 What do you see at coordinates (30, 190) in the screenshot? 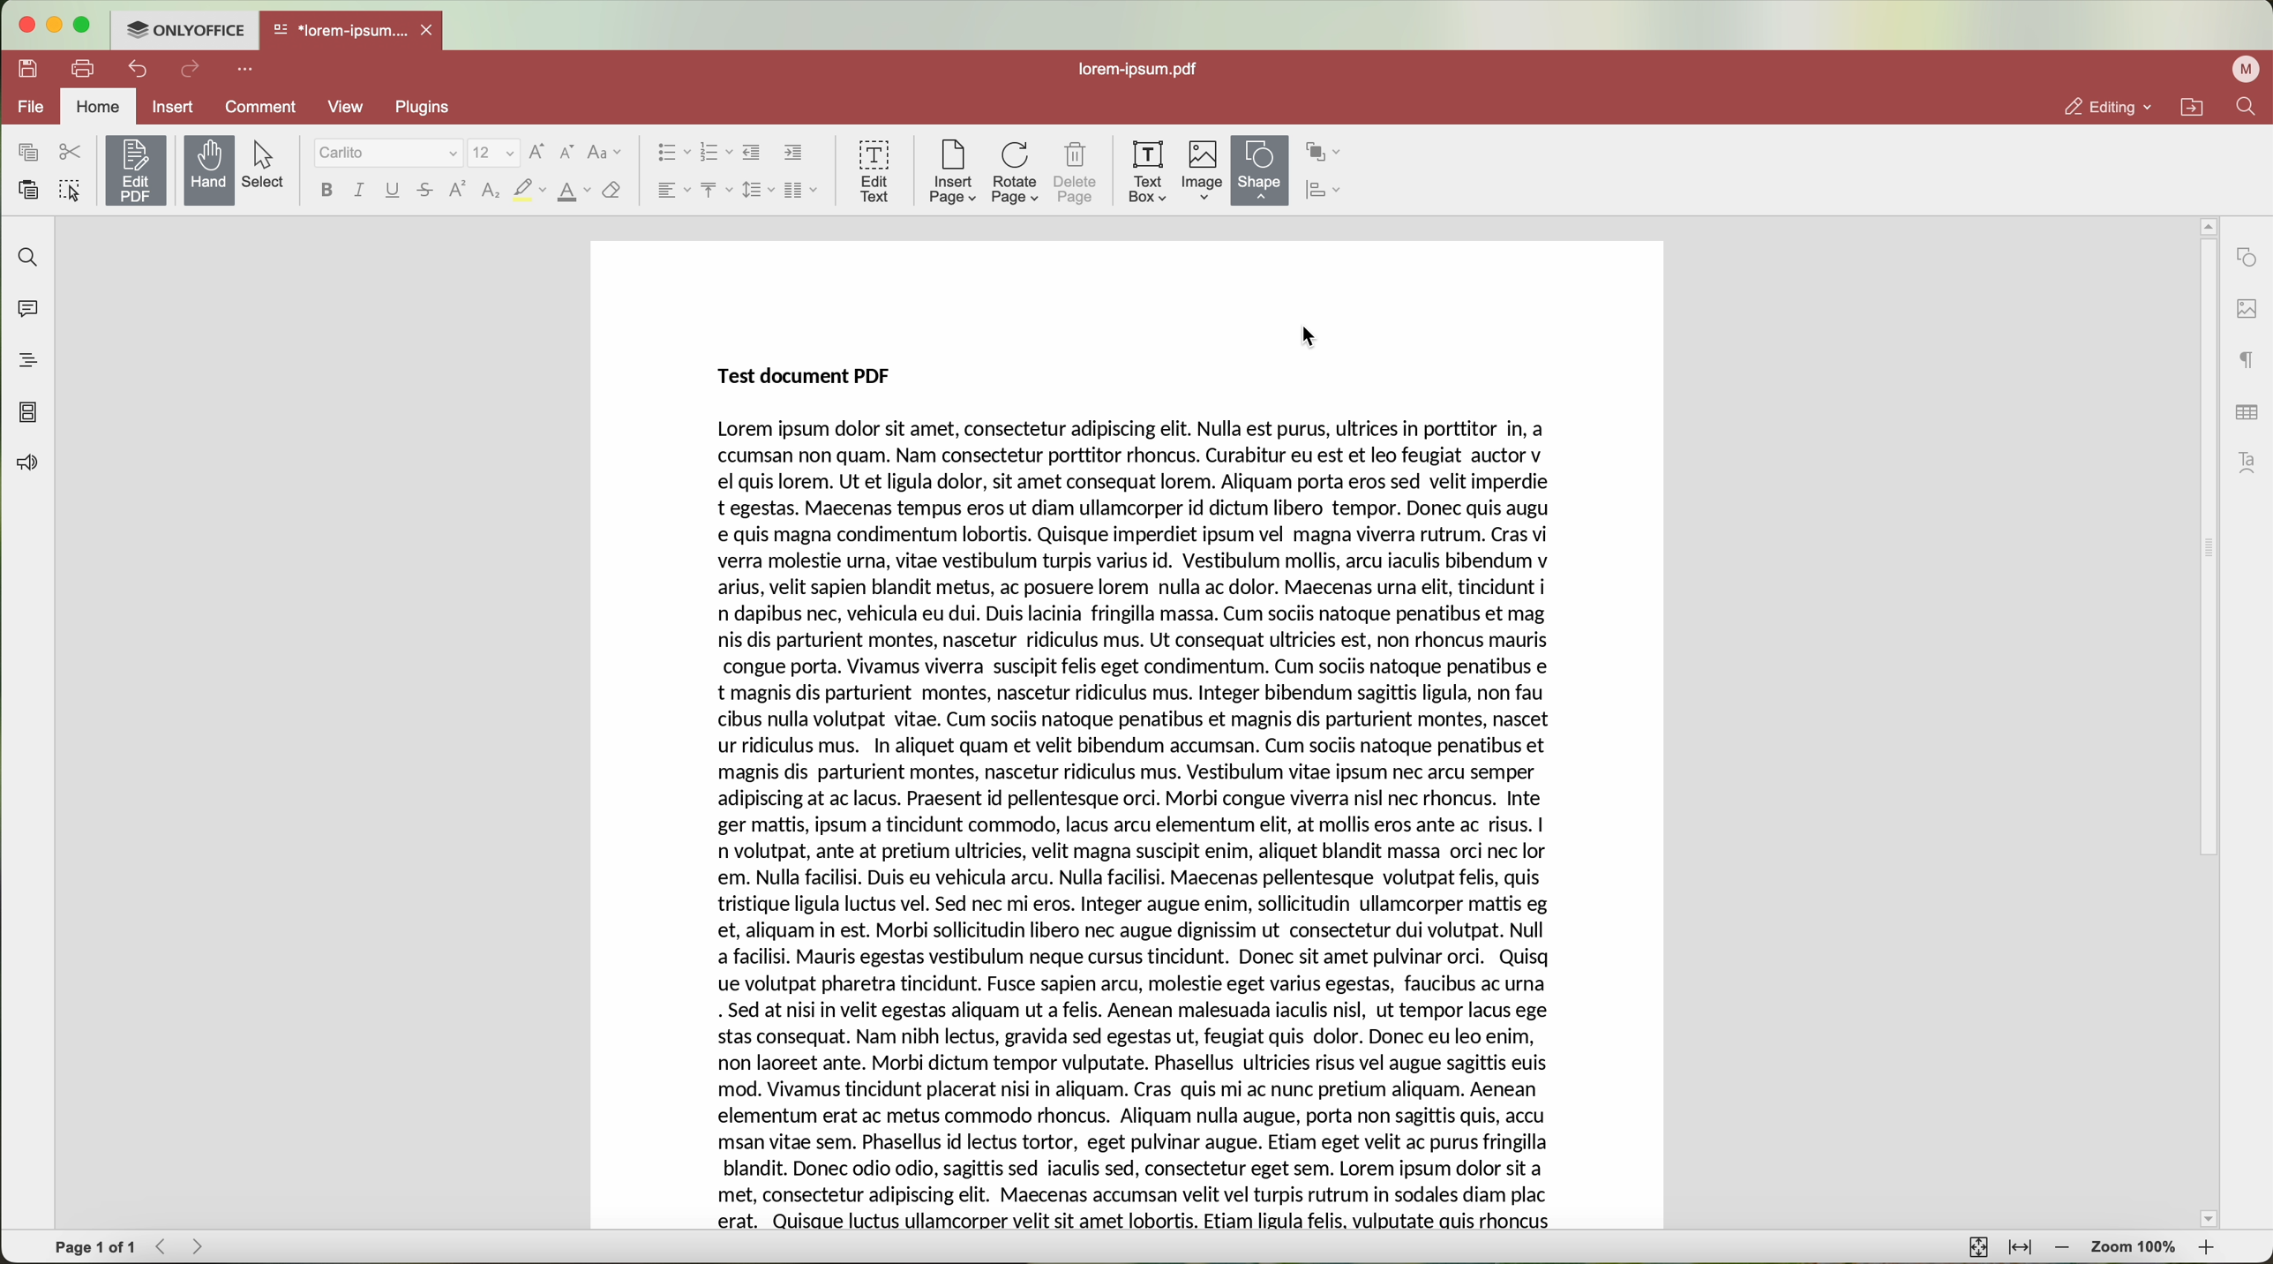
I see `paste` at bounding box center [30, 190].